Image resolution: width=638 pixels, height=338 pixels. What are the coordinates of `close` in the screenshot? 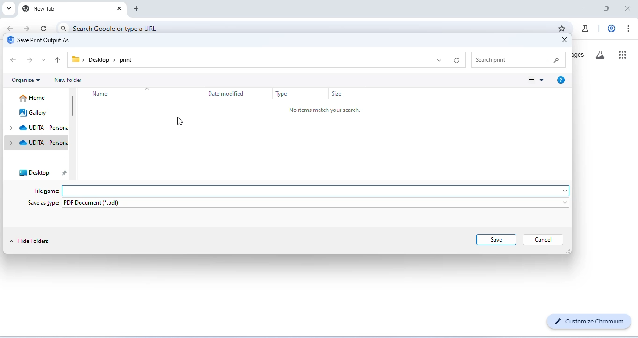 It's located at (562, 40).